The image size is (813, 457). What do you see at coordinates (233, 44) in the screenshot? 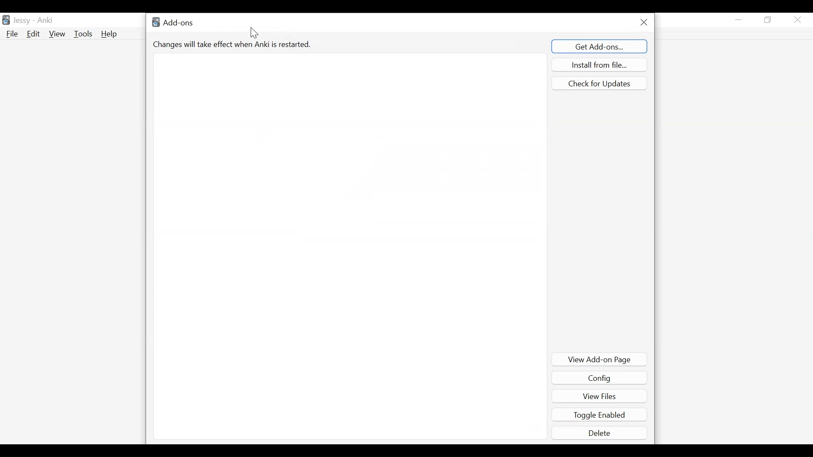
I see `Changes will take effect when Anki is restarted` at bounding box center [233, 44].